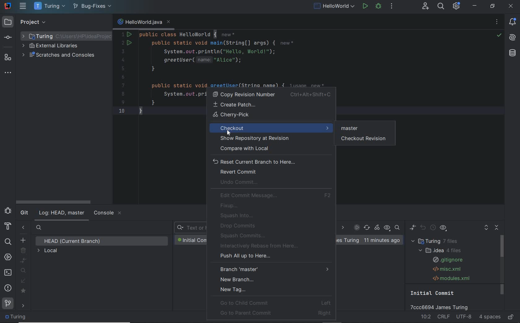 This screenshot has height=323, width=520. Describe the element at coordinates (271, 161) in the screenshot. I see `rest current branch to here` at that location.